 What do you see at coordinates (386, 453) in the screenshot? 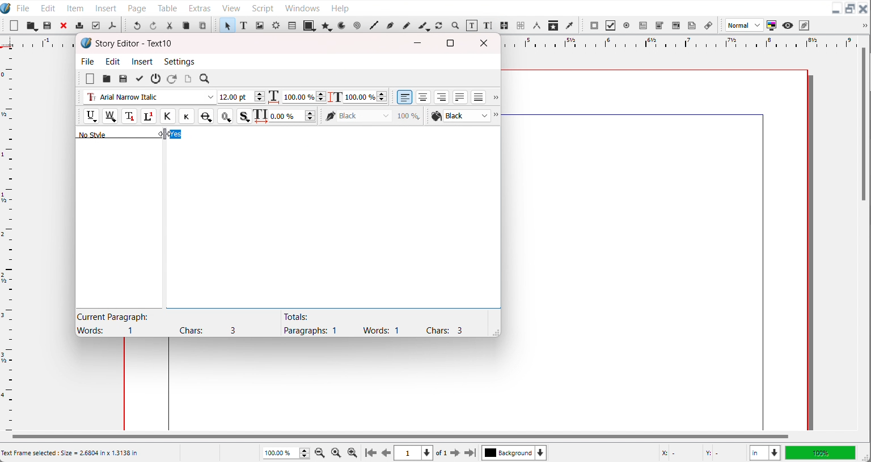
I see `Go to previous page` at bounding box center [386, 453].